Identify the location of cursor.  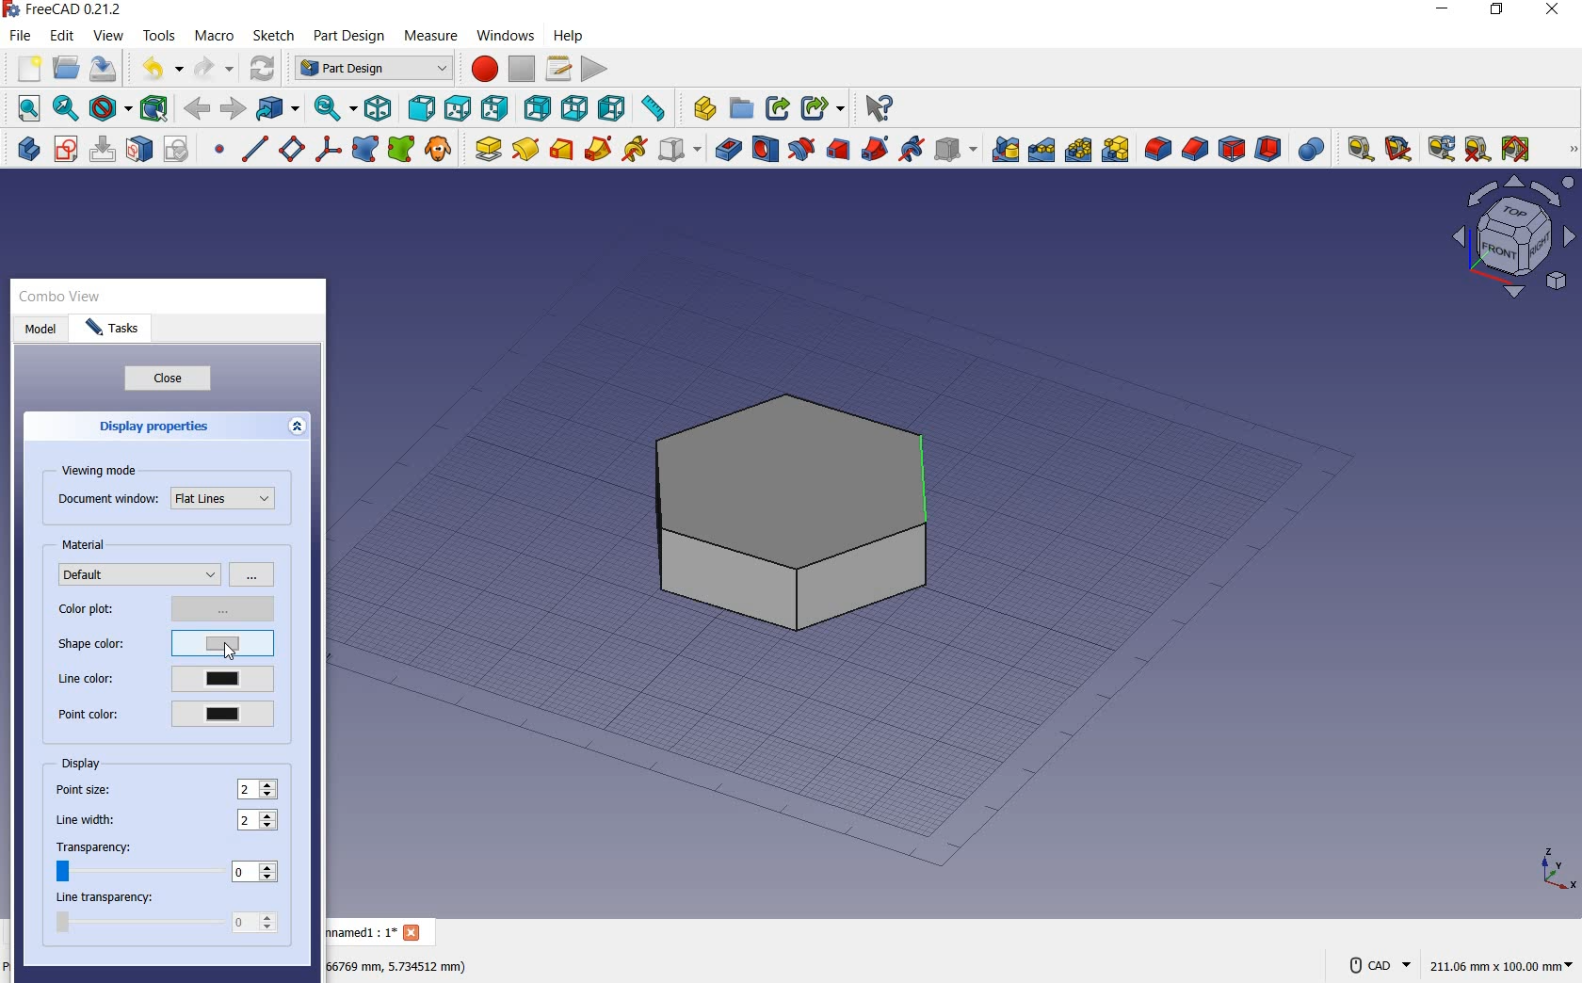
(235, 659).